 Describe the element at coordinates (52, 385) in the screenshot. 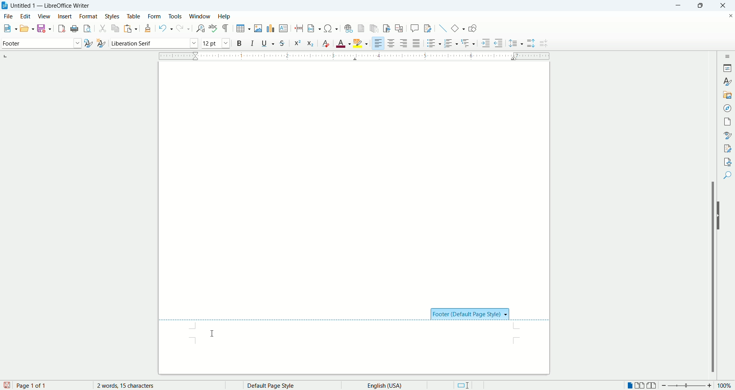

I see `page number` at that location.